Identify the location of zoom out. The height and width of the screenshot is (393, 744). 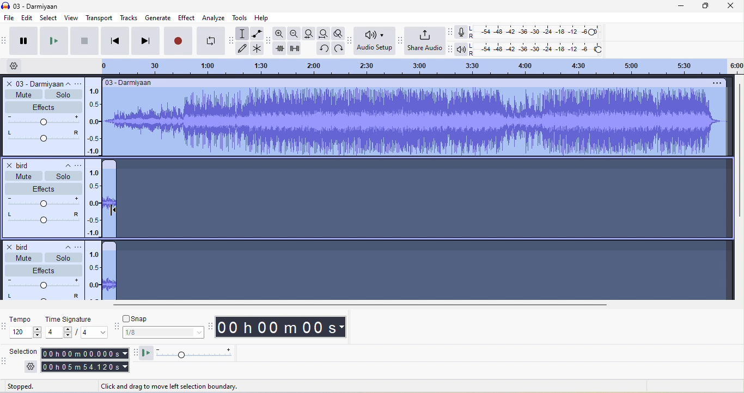
(295, 34).